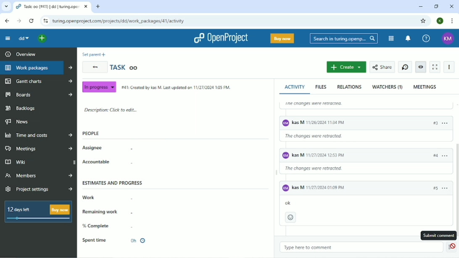 This screenshot has width=459, height=258. Describe the element at coordinates (7, 21) in the screenshot. I see `Back` at that location.